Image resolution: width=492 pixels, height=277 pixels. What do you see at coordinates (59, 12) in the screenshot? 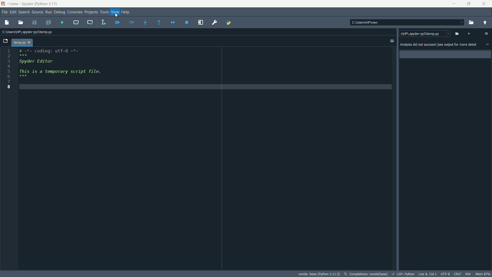
I see `debug menu` at bounding box center [59, 12].